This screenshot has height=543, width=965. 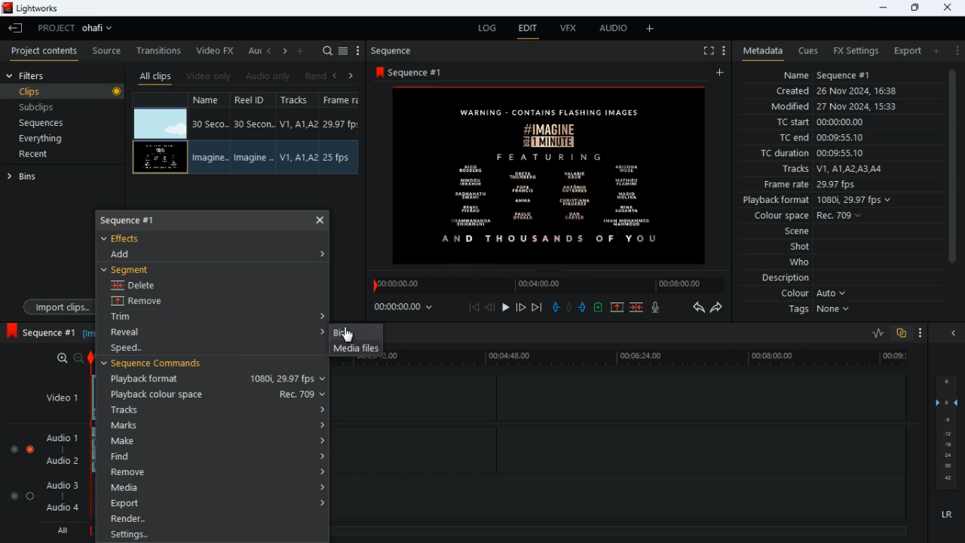 I want to click on sequence, so click(x=413, y=72).